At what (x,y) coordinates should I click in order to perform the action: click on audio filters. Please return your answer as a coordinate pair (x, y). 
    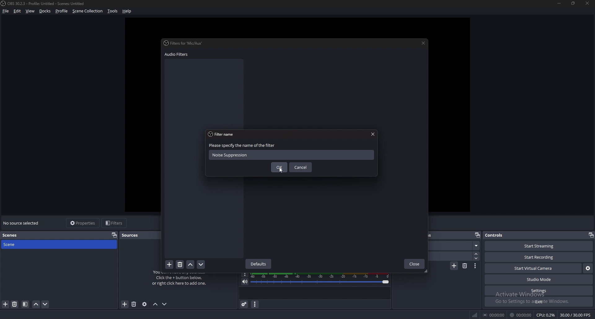
    Looking at the image, I should click on (179, 55).